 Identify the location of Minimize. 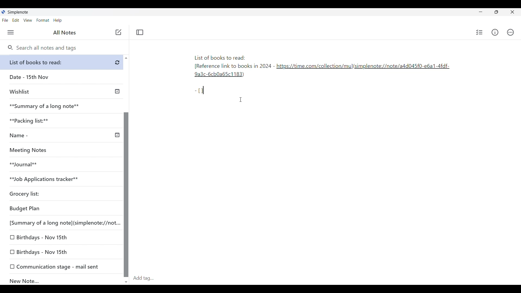
(479, 11).